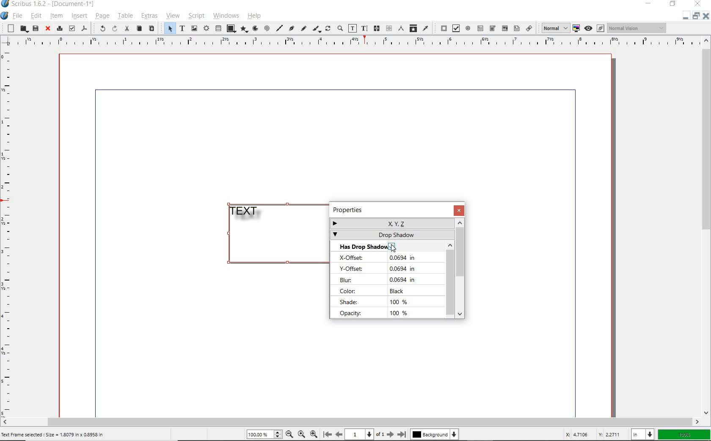  I want to click on toggle color, so click(577, 28).